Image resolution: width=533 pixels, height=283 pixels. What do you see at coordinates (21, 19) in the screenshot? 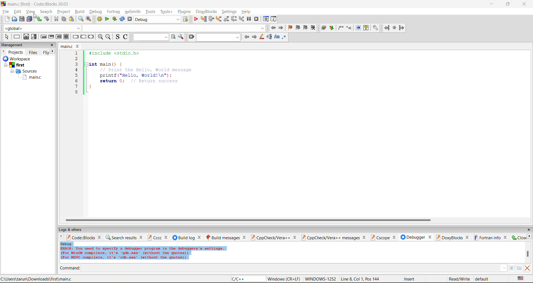
I see `save` at bounding box center [21, 19].